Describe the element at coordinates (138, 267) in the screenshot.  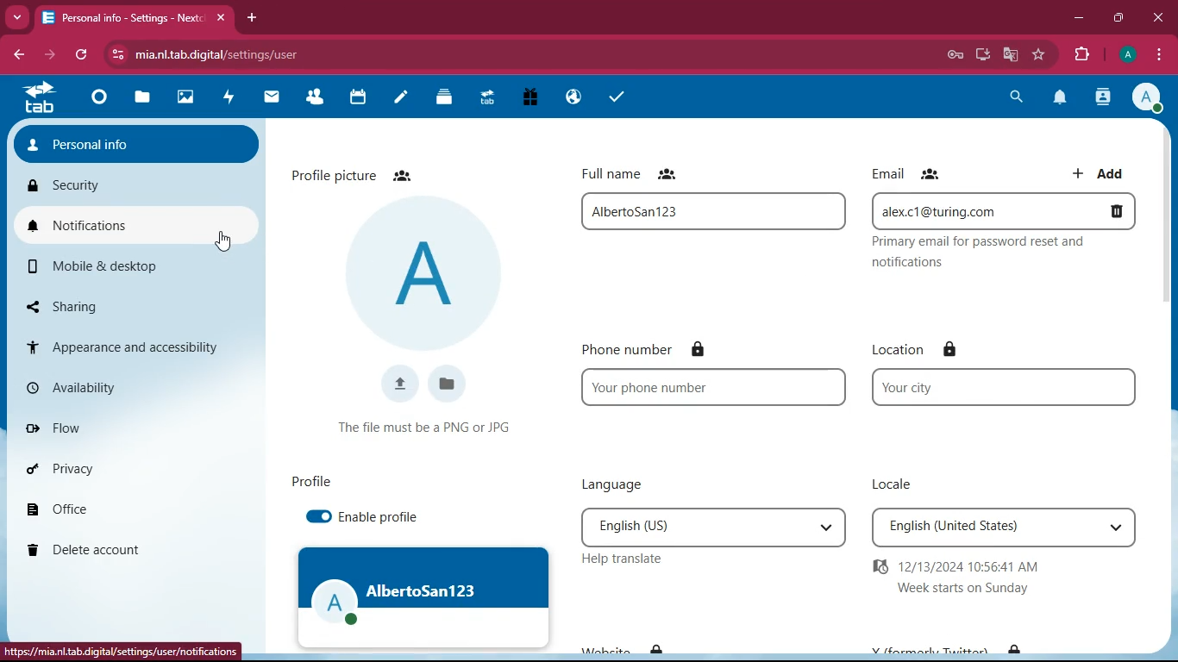
I see `mobile & desktop` at that location.